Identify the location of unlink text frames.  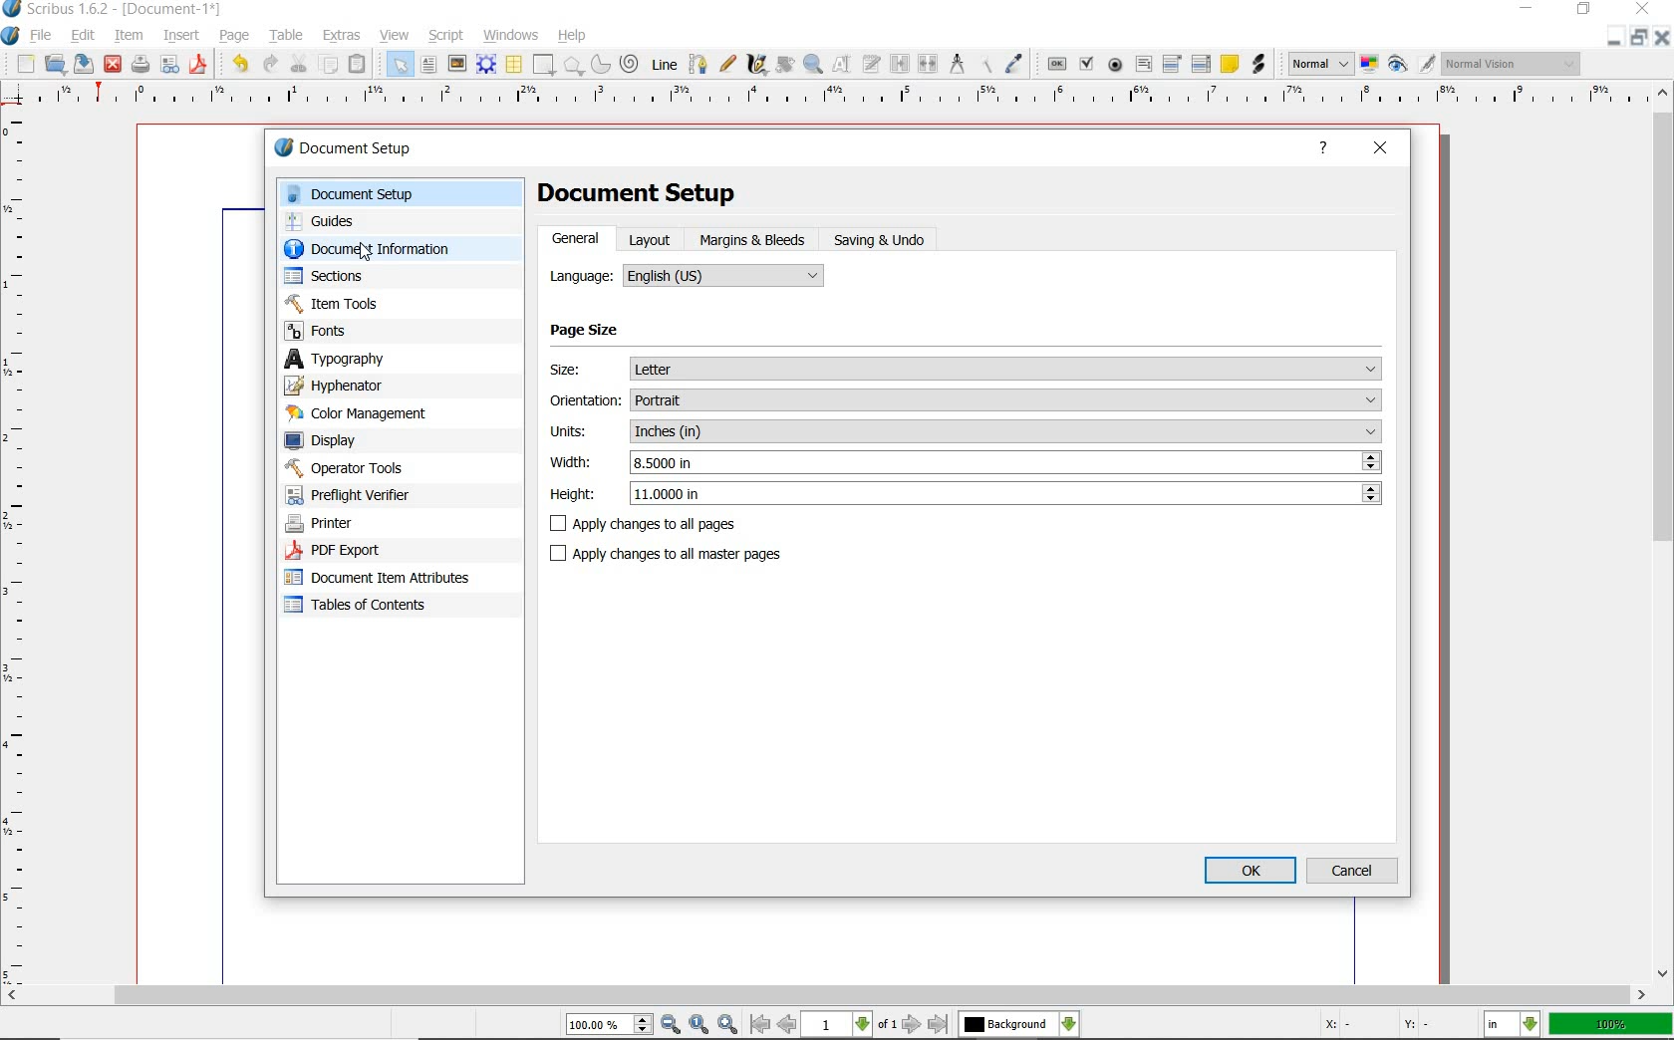
(929, 63).